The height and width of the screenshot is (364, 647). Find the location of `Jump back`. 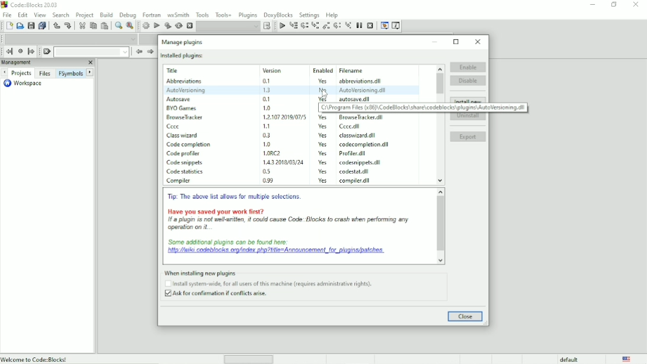

Jump back is located at coordinates (9, 51).